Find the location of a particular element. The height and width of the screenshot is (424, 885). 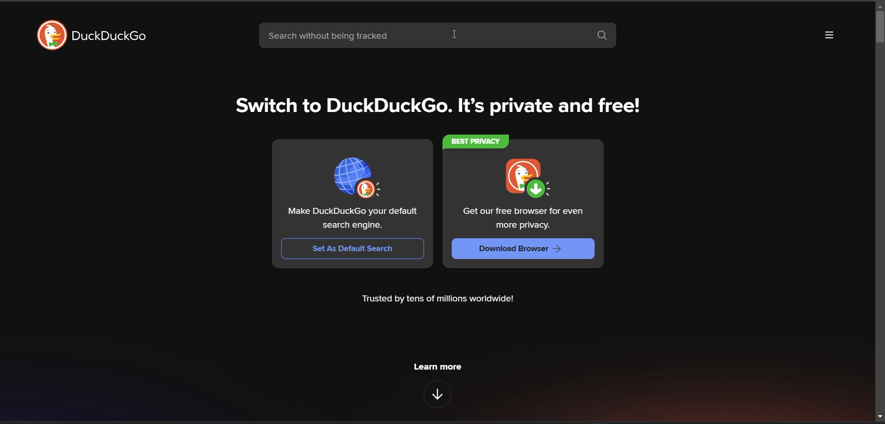

vertical scroll bar is located at coordinates (879, 27).